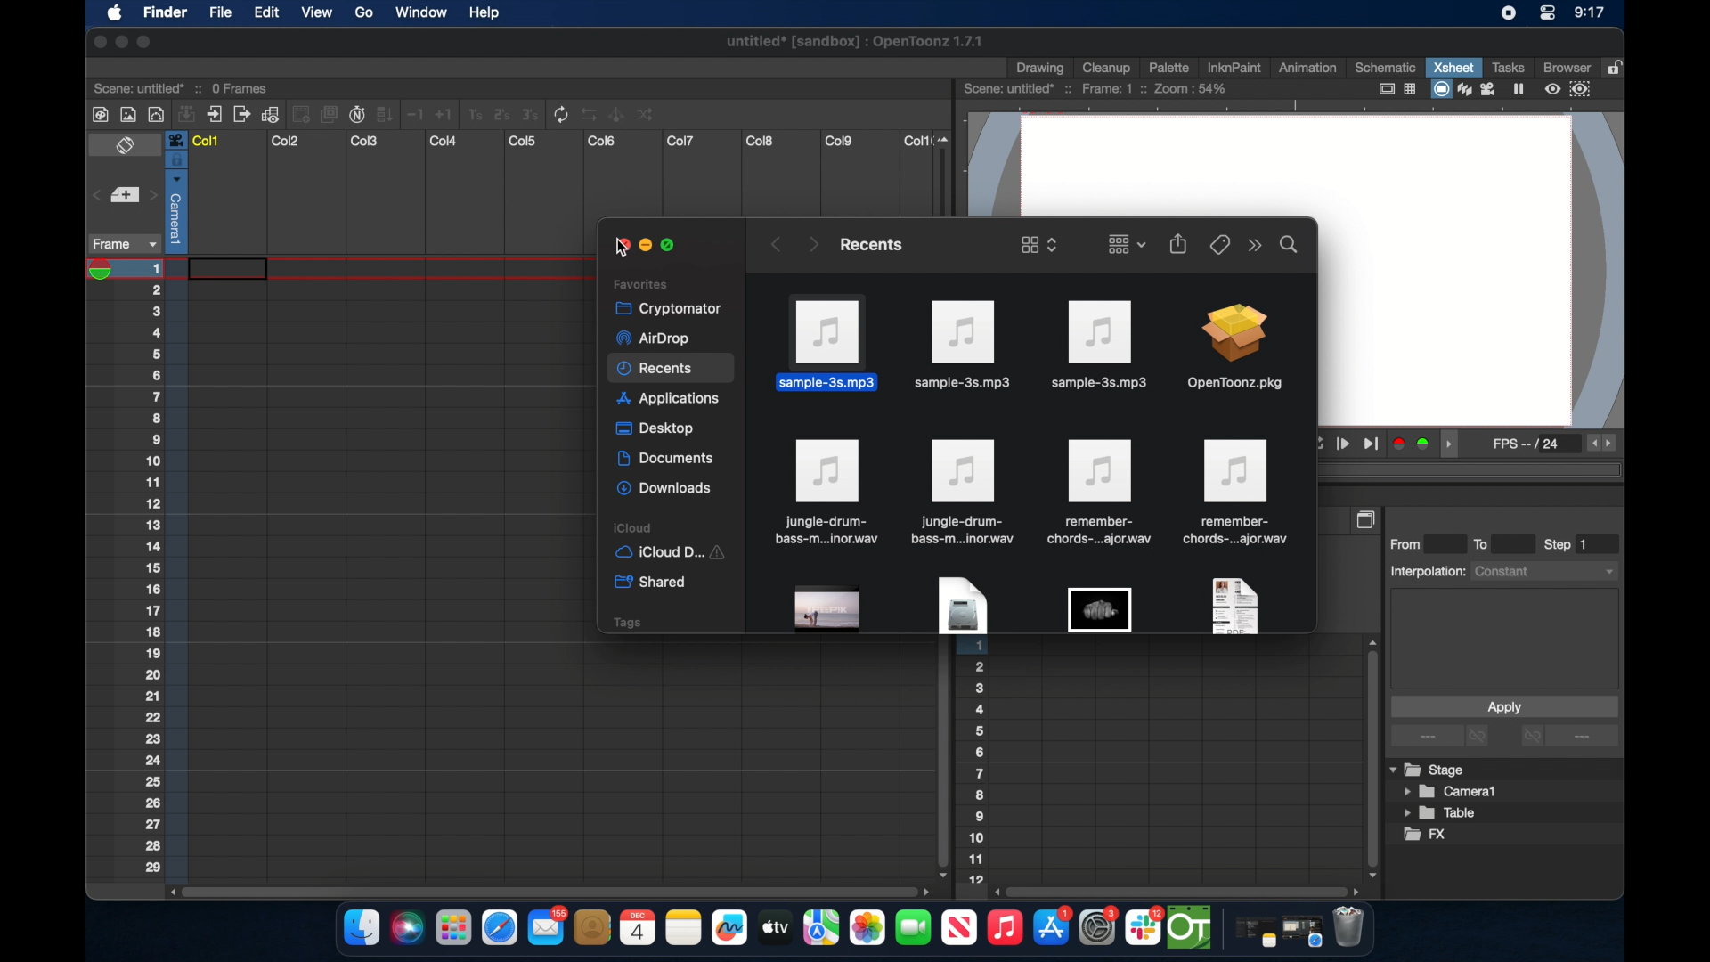 The width and height of the screenshot is (1710, 962). Describe the element at coordinates (484, 13) in the screenshot. I see `help` at that location.